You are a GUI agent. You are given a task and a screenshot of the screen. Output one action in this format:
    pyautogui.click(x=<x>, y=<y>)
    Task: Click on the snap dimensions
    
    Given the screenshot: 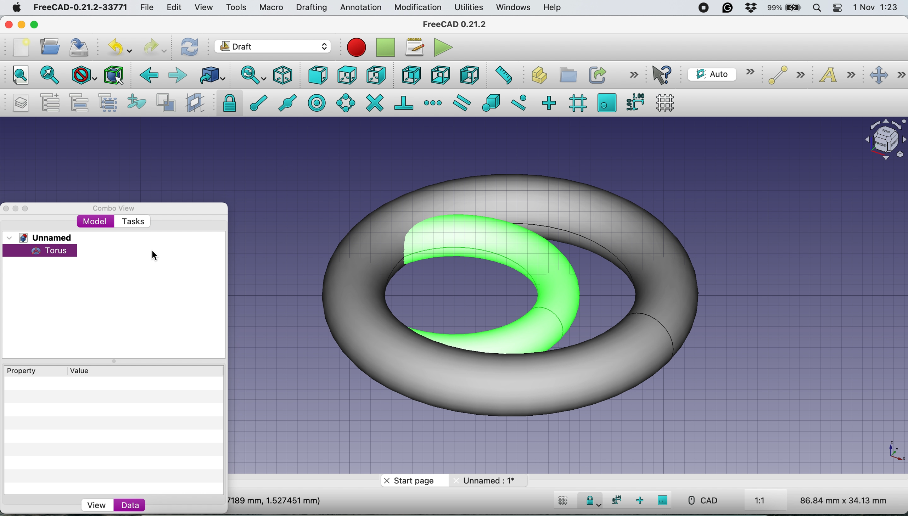 What is the action you would take?
    pyautogui.click(x=634, y=102)
    